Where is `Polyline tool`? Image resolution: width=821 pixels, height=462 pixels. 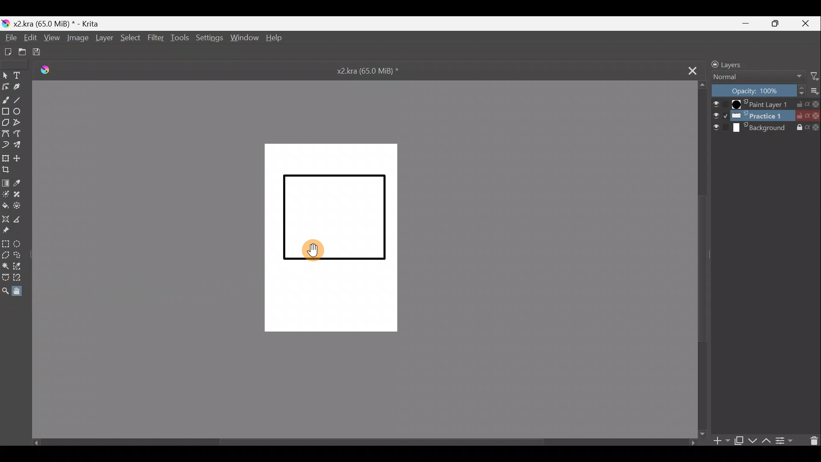 Polyline tool is located at coordinates (20, 123).